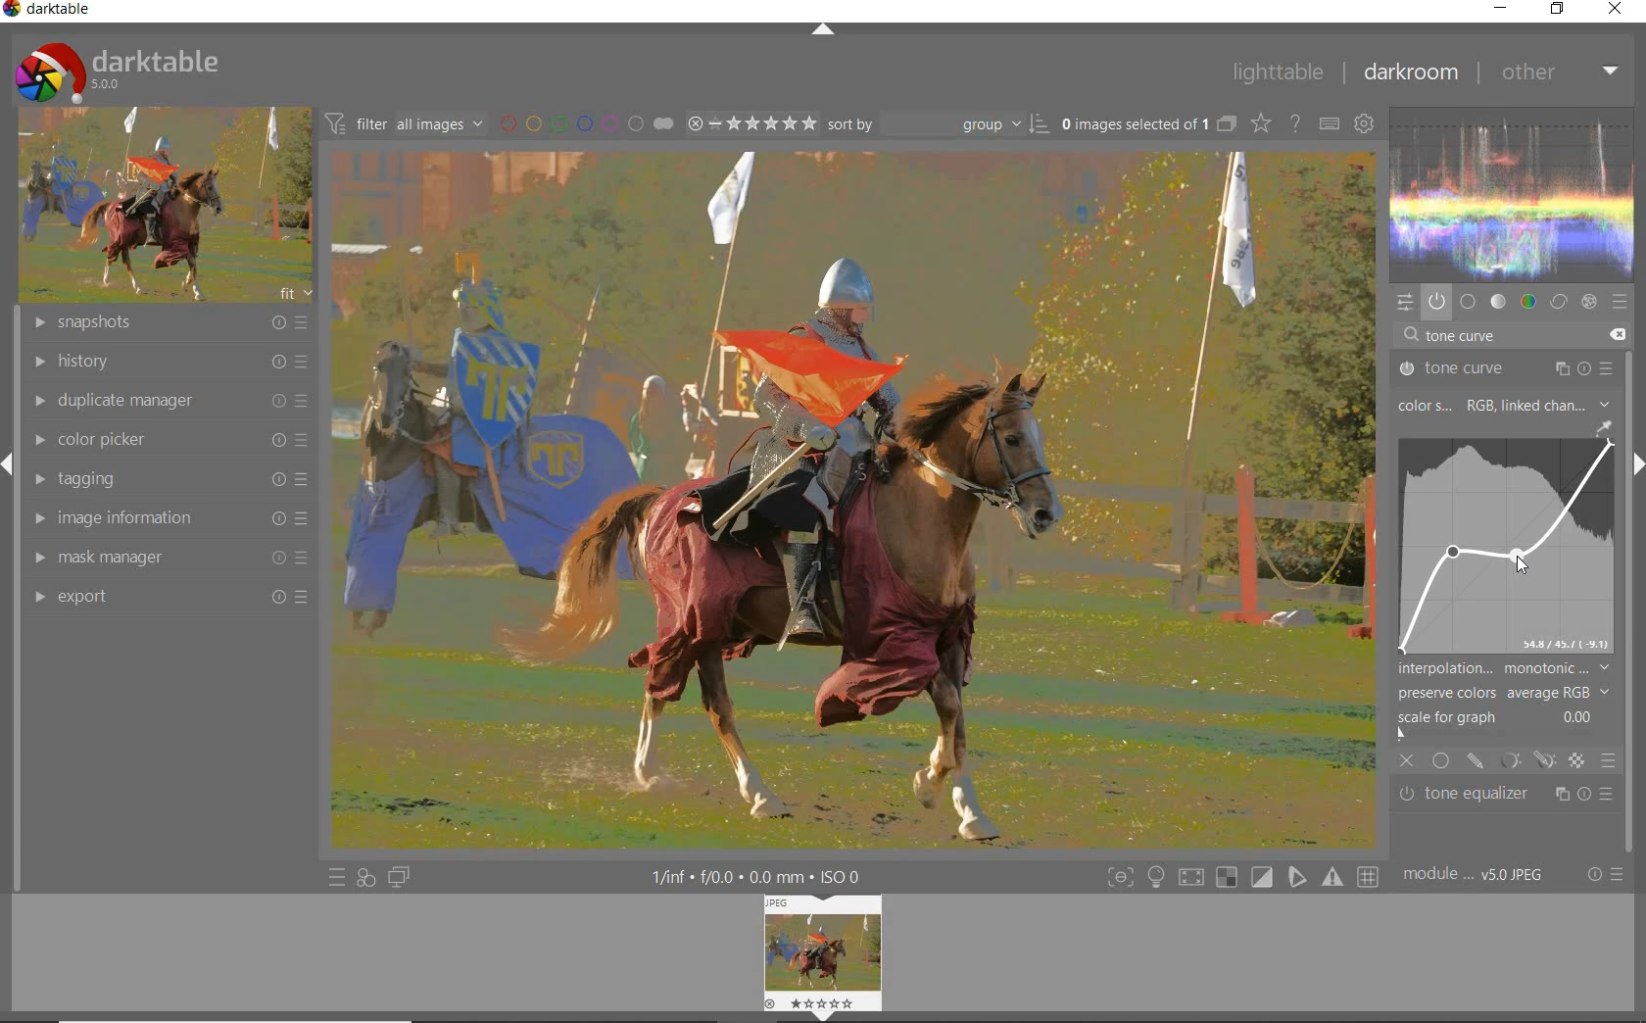 The height and width of the screenshot is (1023, 1646). Describe the element at coordinates (337, 878) in the screenshot. I see `quick access to presets` at that location.